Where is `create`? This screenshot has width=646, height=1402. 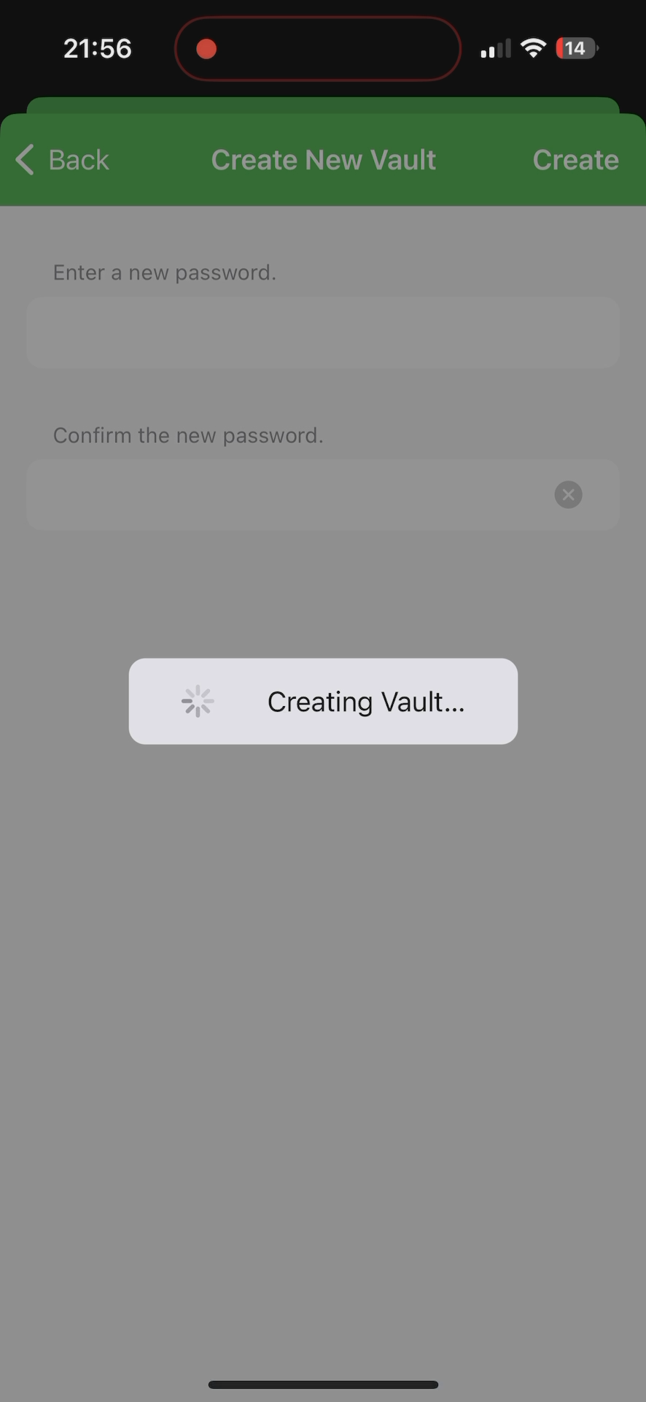 create is located at coordinates (576, 150).